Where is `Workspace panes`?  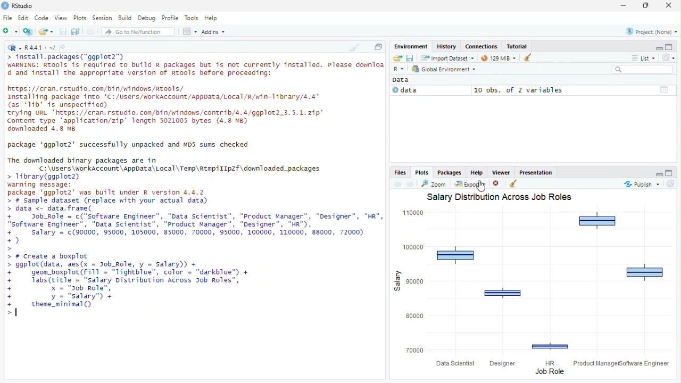 Workspace panes is located at coordinates (189, 31).